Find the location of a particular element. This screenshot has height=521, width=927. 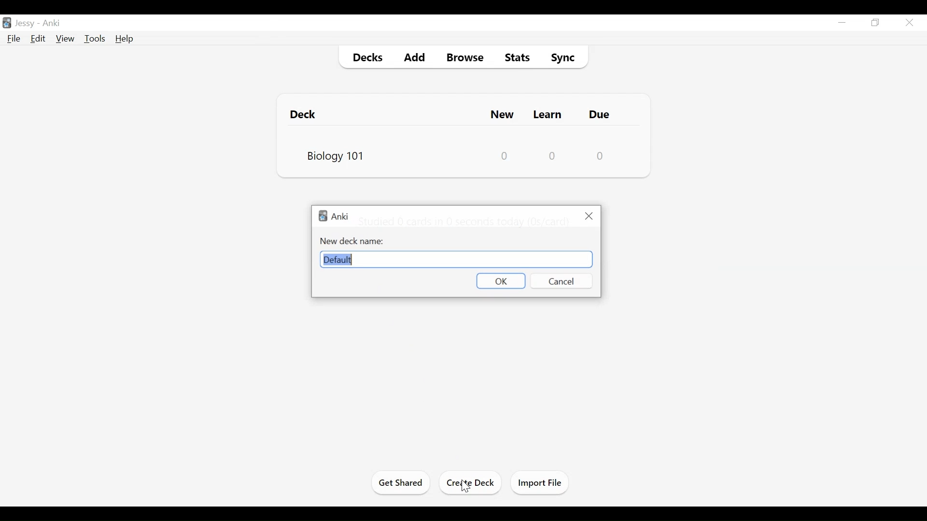

Import Files is located at coordinates (540, 482).